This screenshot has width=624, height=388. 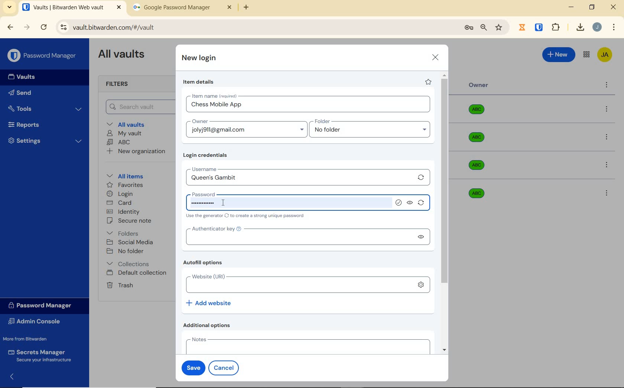 What do you see at coordinates (306, 345) in the screenshot?
I see `notes` at bounding box center [306, 345].